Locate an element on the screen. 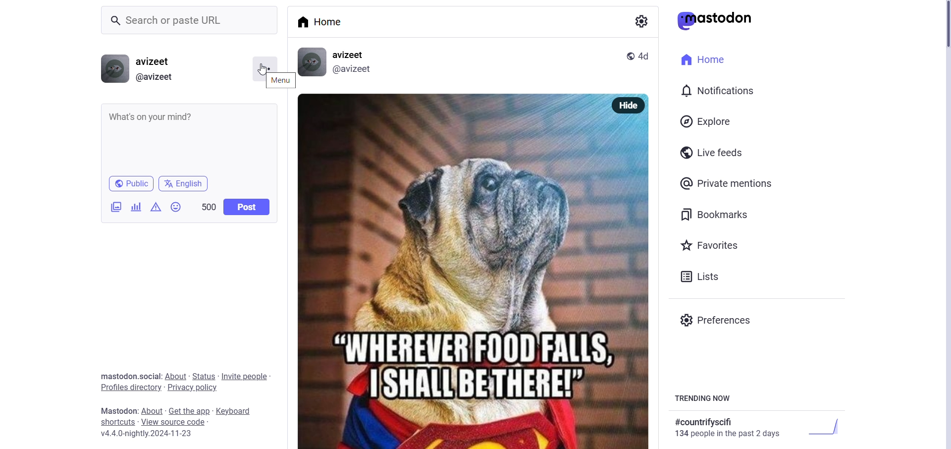 The height and width of the screenshot is (449, 951). id is located at coordinates (353, 70).